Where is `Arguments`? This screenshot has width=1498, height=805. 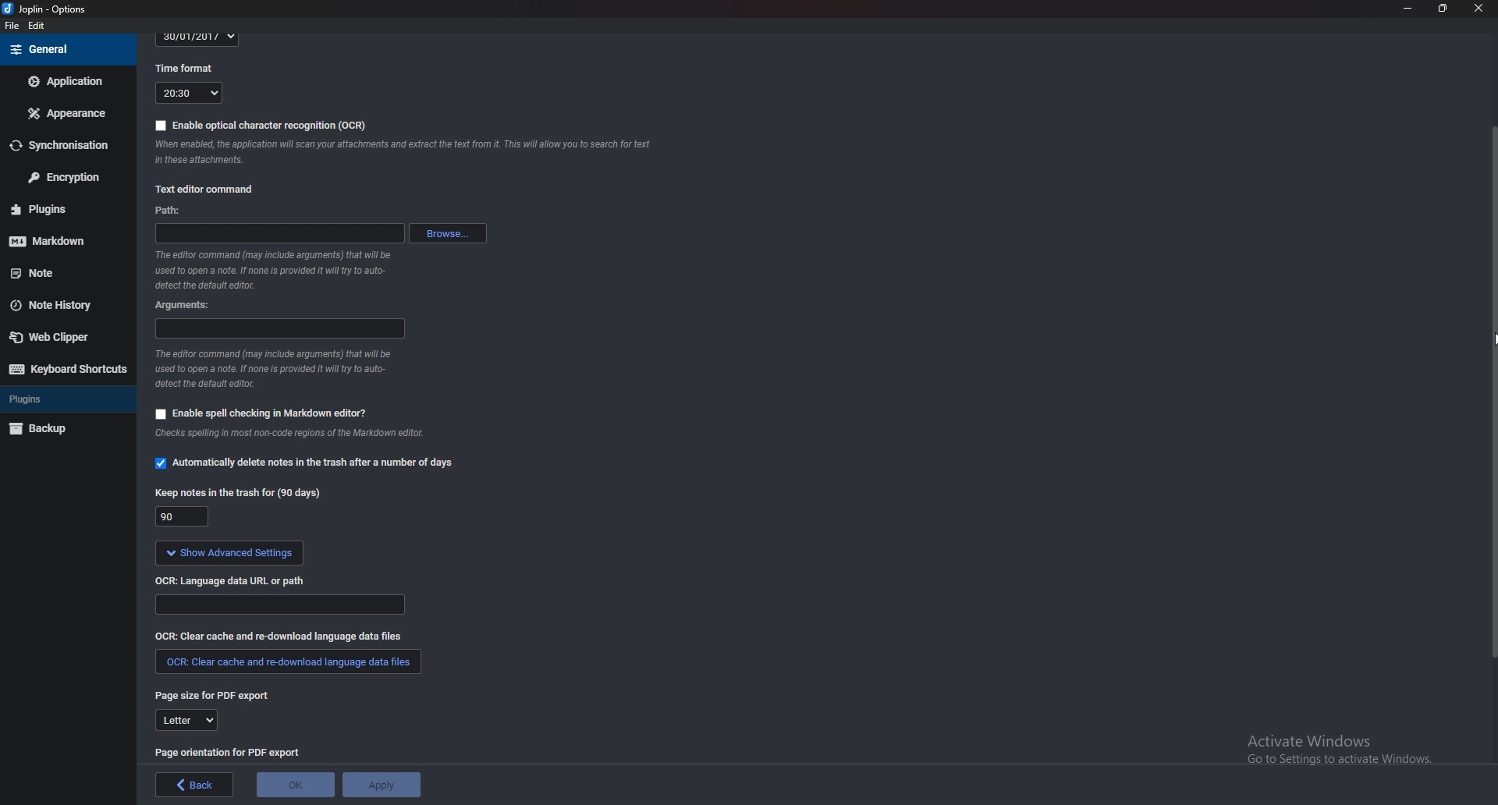
Arguments is located at coordinates (278, 327).